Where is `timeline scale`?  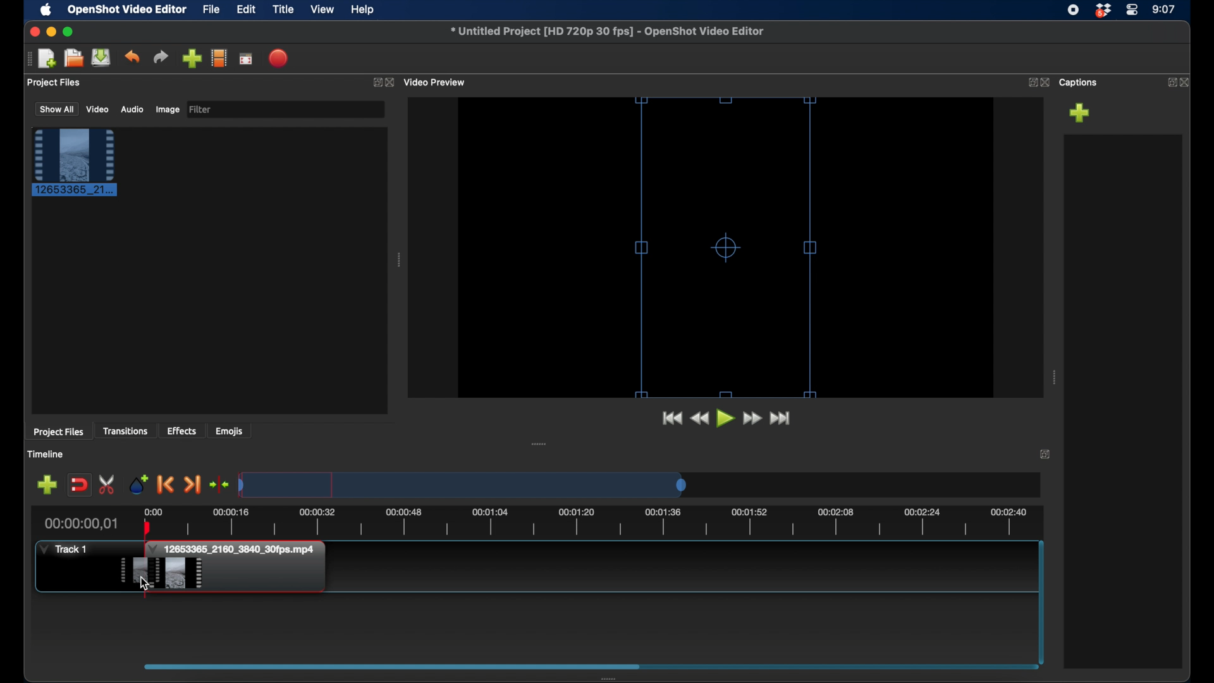
timeline scale is located at coordinates (462, 484).